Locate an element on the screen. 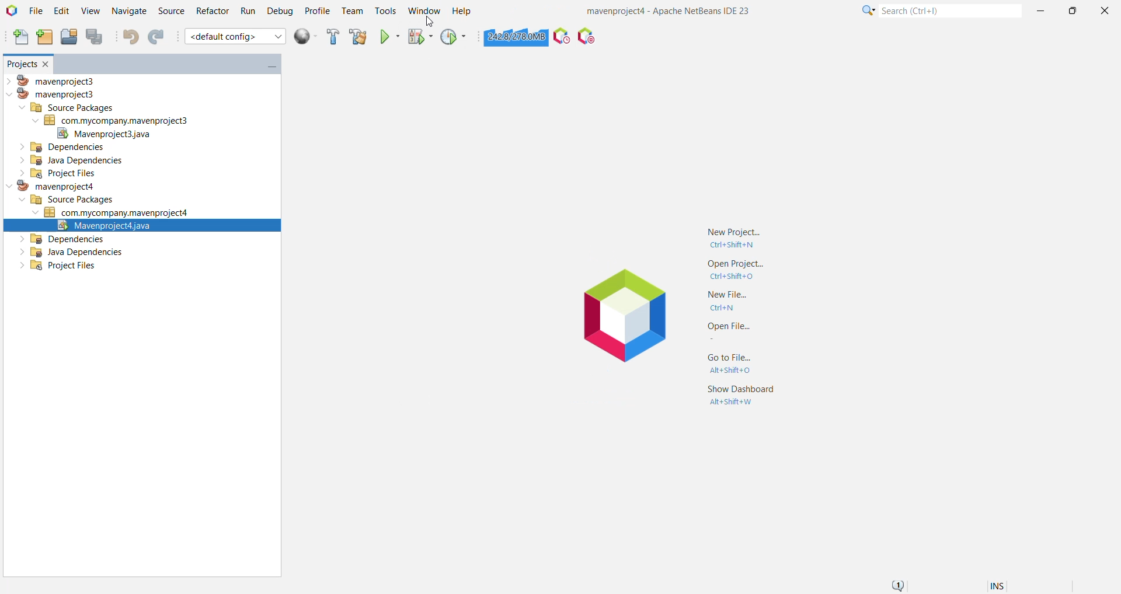 Image resolution: width=1121 pixels, height=594 pixels. Debug Project is located at coordinates (420, 38).